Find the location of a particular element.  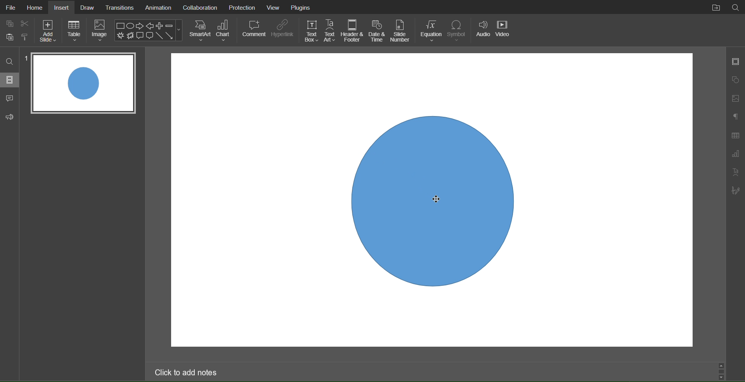

Slide Number is located at coordinates (401, 31).